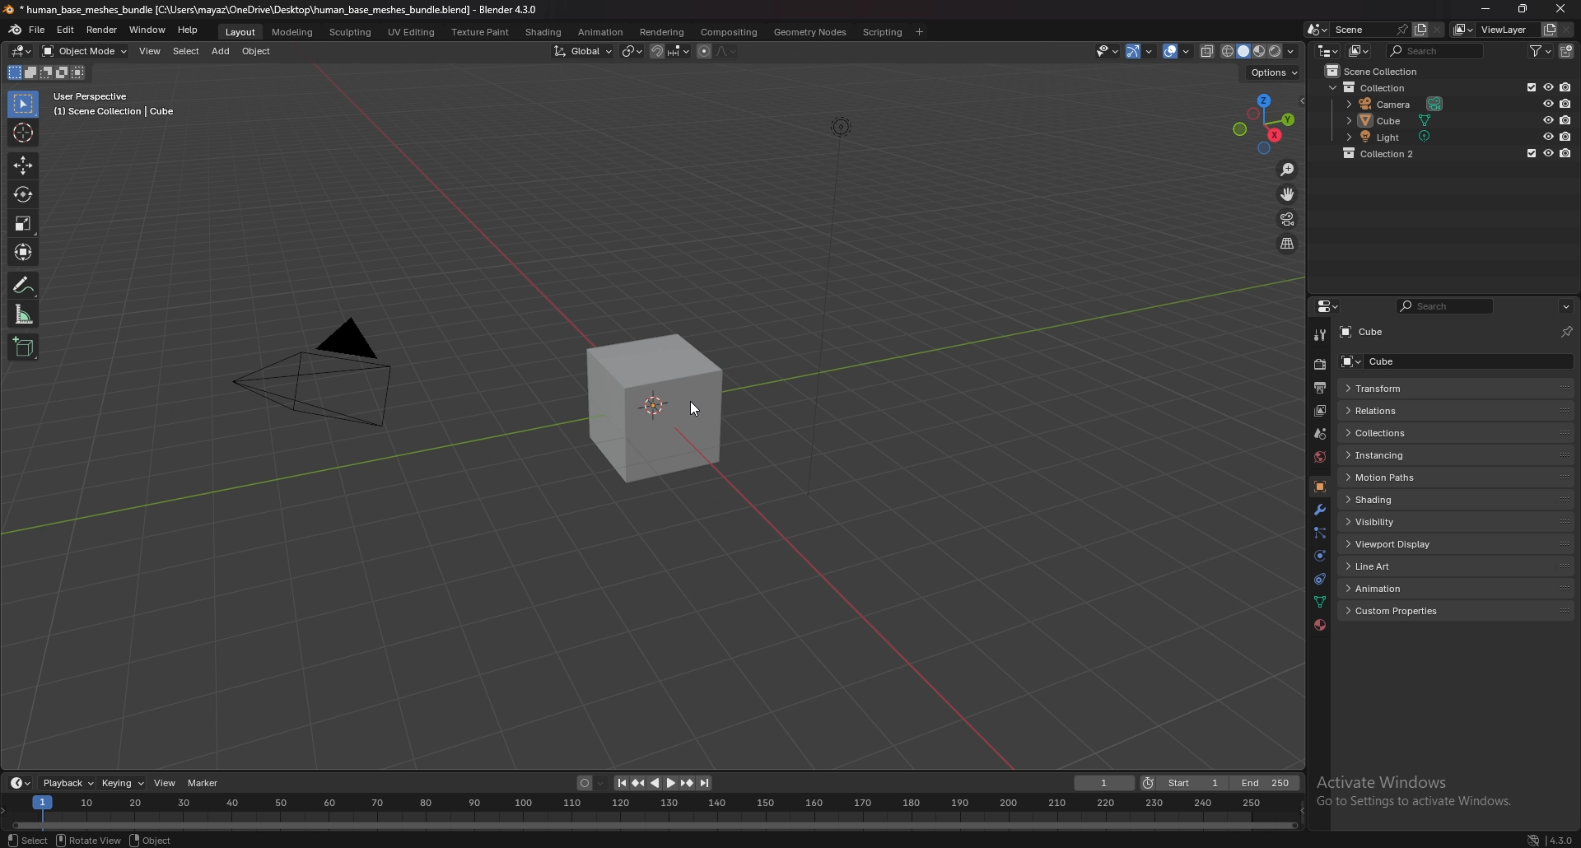 This screenshot has width=1581, height=848. Describe the element at coordinates (638, 783) in the screenshot. I see `jump to keyframe` at that location.